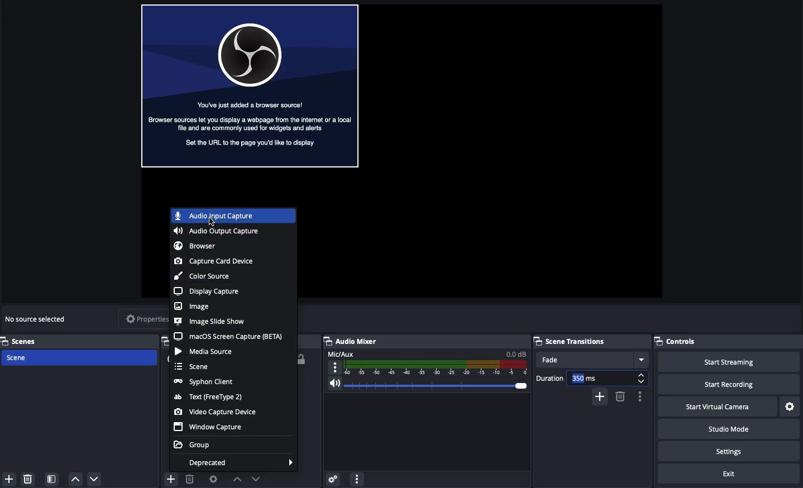  What do you see at coordinates (197, 445) in the screenshot?
I see `Group` at bounding box center [197, 445].